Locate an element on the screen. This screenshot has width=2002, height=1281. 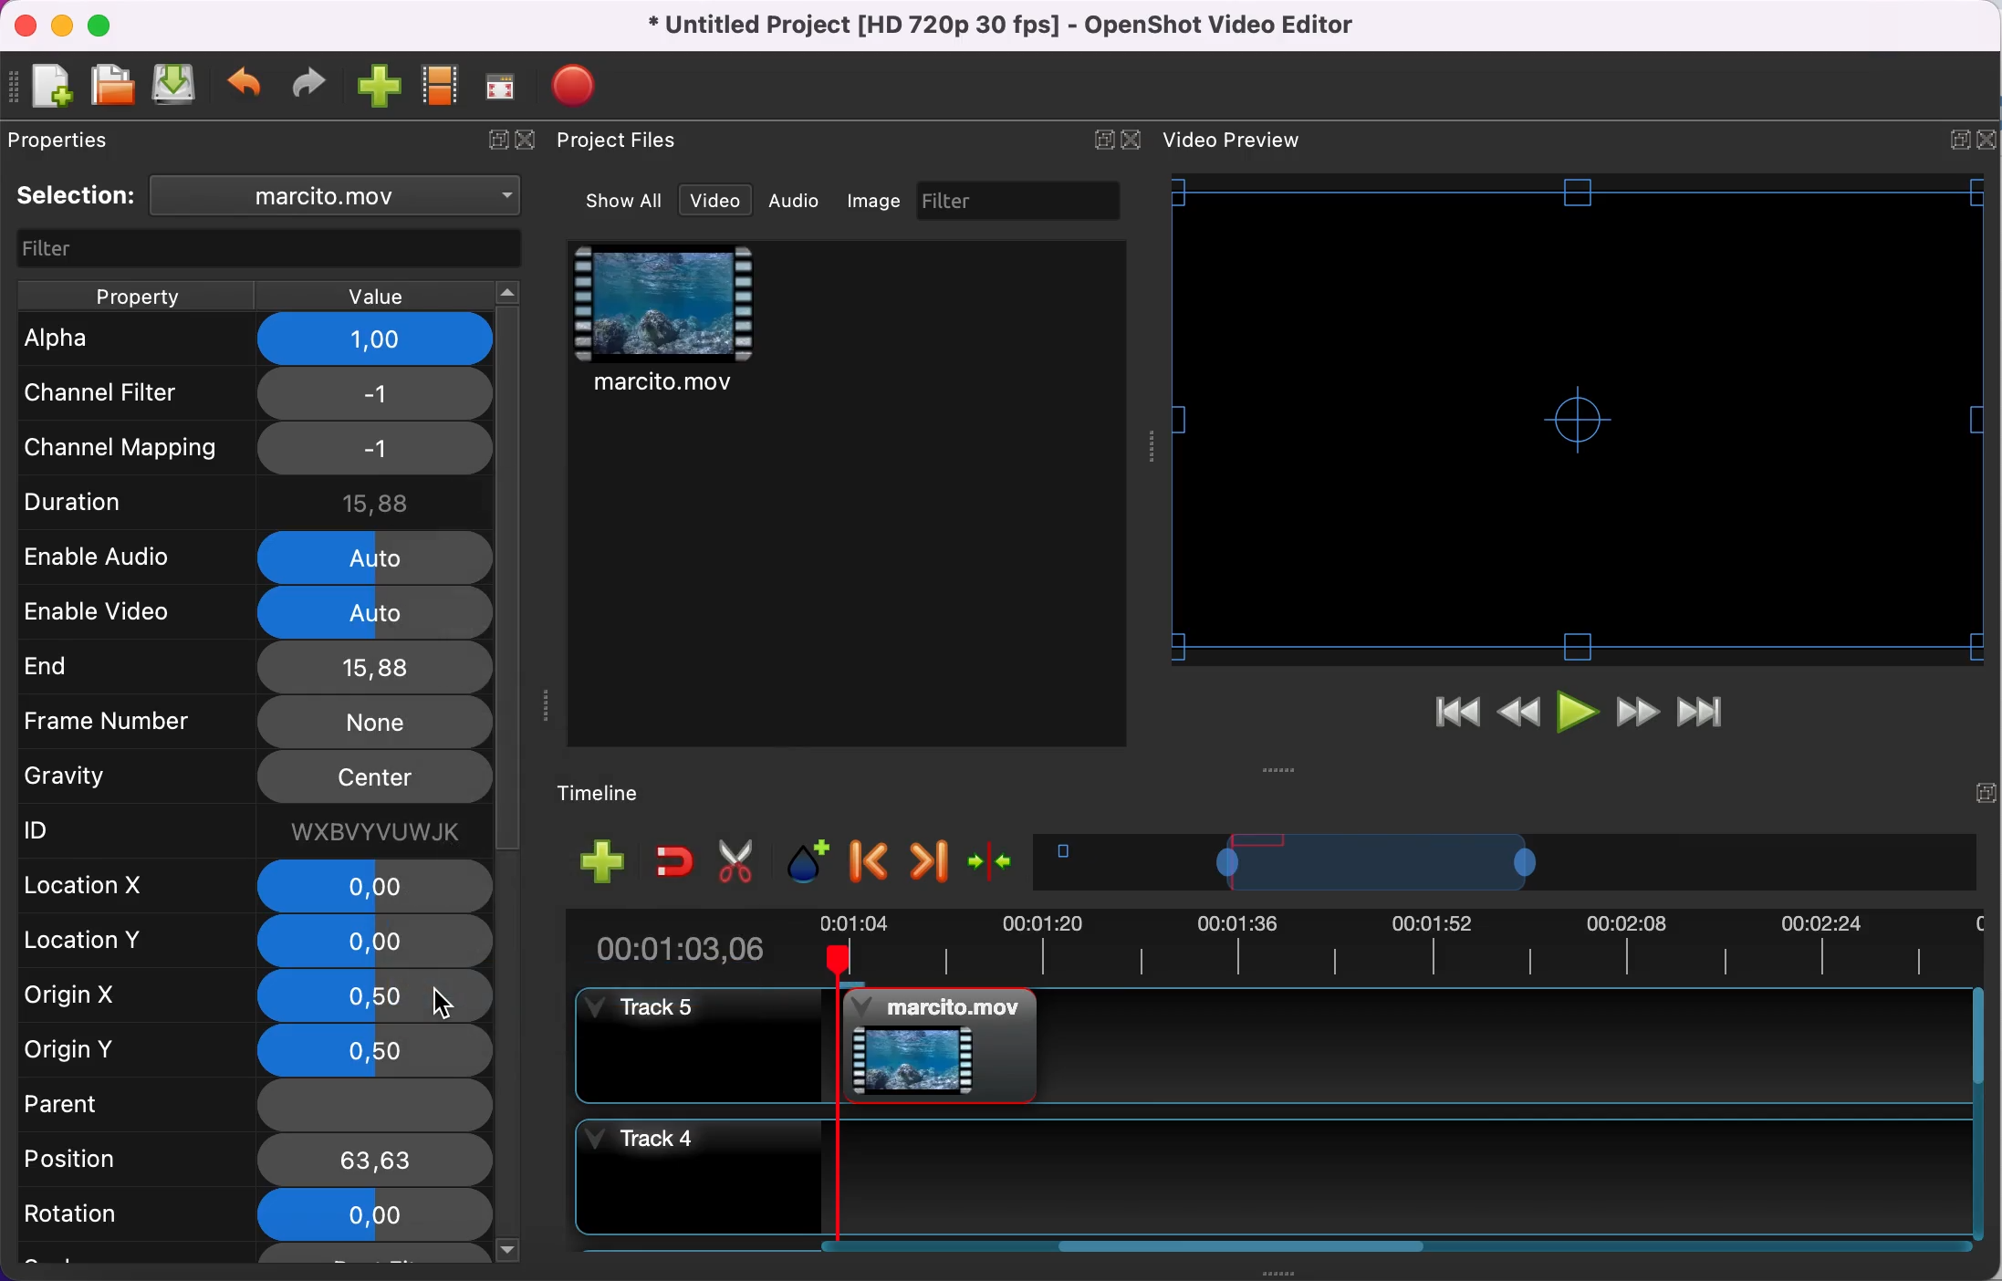
close is located at coordinates (532, 141).